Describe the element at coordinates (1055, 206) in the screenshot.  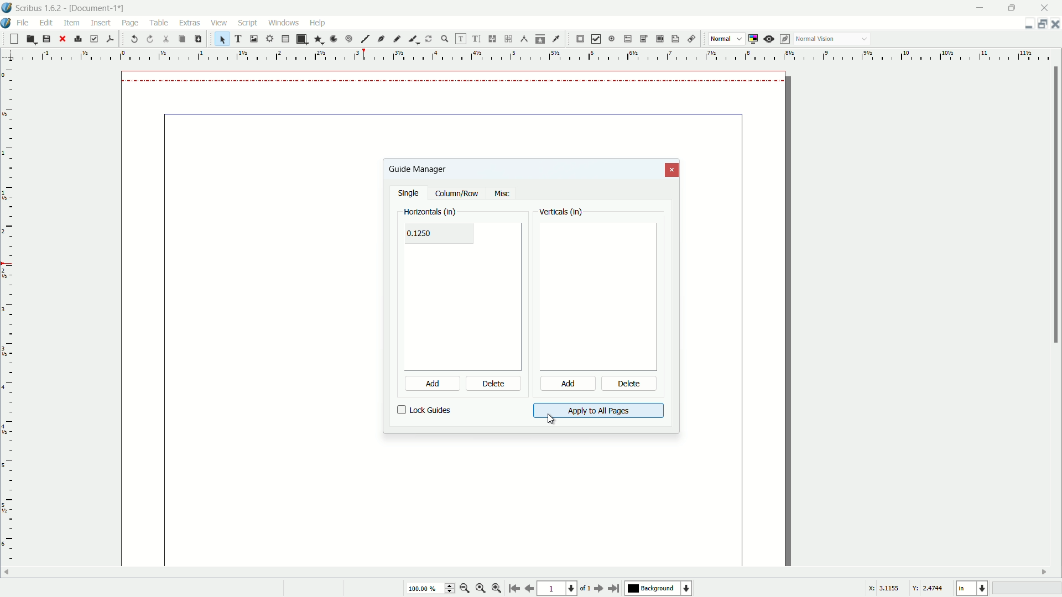
I see `scroll bar` at that location.